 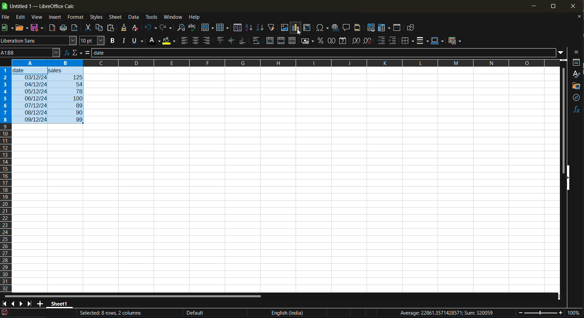 What do you see at coordinates (455, 41) in the screenshot?
I see `conditional` at bounding box center [455, 41].